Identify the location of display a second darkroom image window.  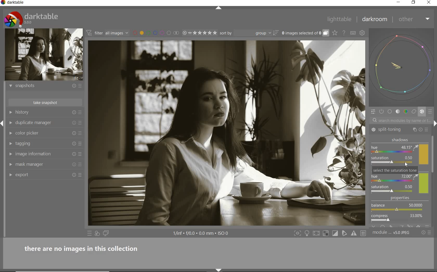
(106, 233).